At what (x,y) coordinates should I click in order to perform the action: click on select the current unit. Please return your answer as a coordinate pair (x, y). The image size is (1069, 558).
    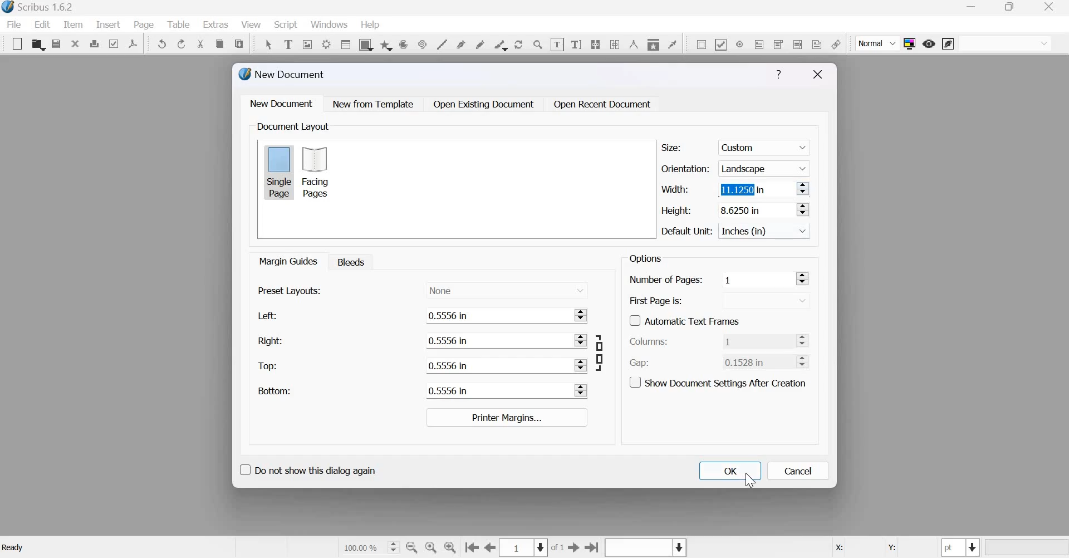
    Looking at the image, I should click on (961, 547).